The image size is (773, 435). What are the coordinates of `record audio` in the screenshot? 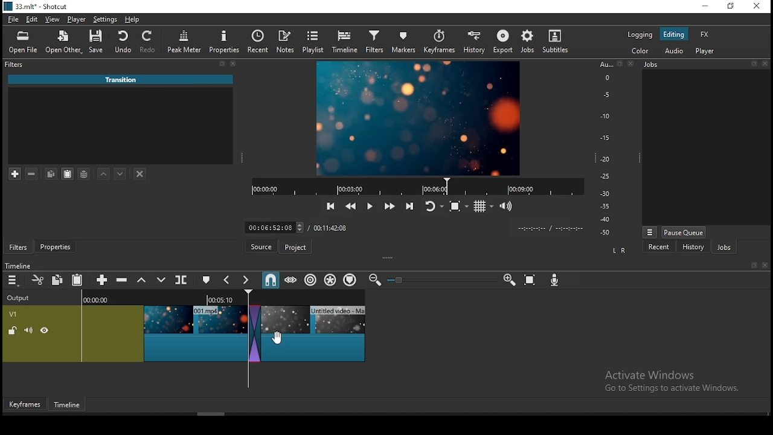 It's located at (556, 282).